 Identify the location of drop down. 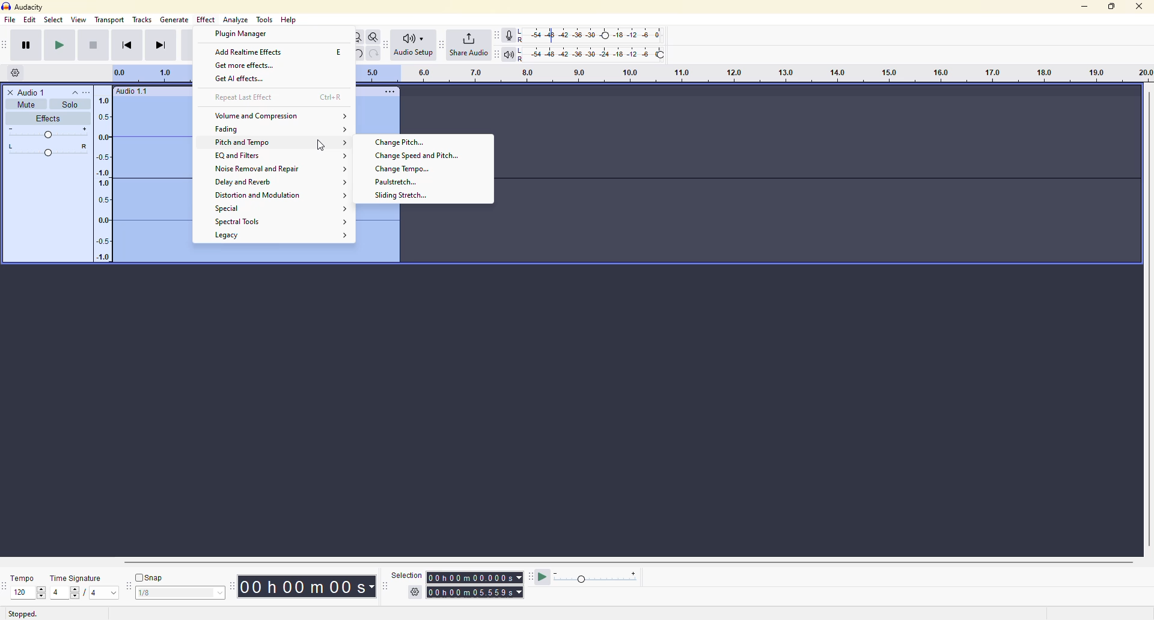
(114, 593).